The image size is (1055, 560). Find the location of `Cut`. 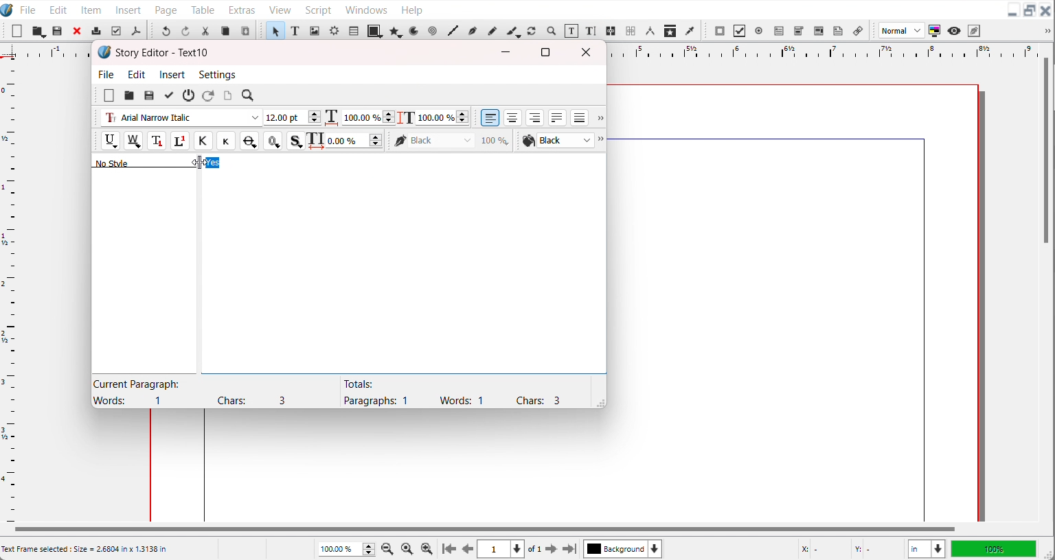

Cut is located at coordinates (205, 31).